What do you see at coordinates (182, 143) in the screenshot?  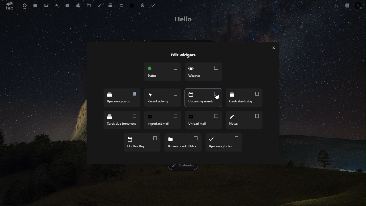 I see `Recommended files` at bounding box center [182, 143].